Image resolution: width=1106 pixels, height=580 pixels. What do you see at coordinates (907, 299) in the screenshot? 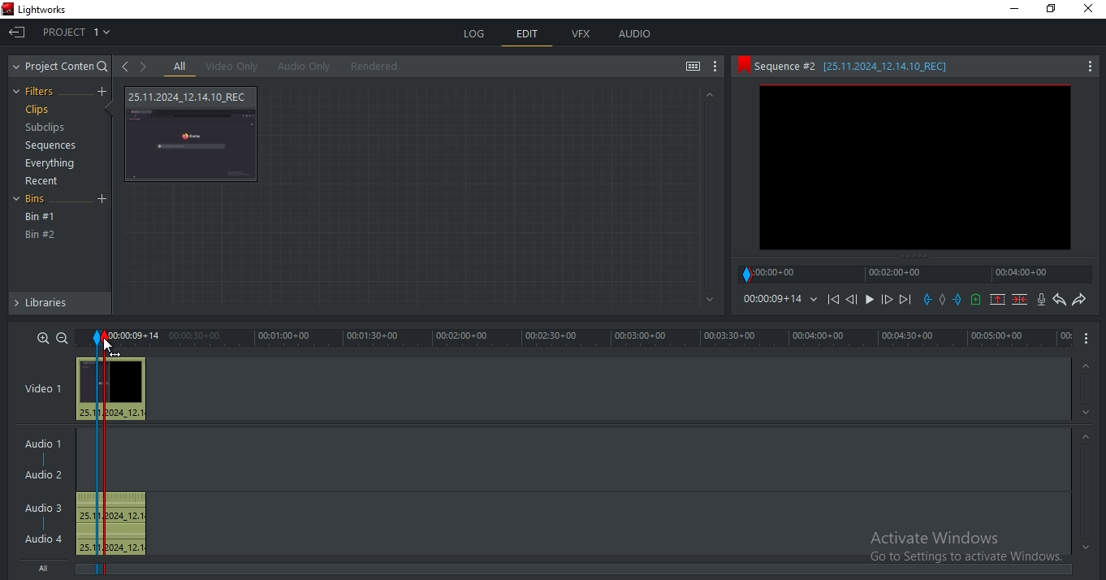
I see `Next` at bounding box center [907, 299].